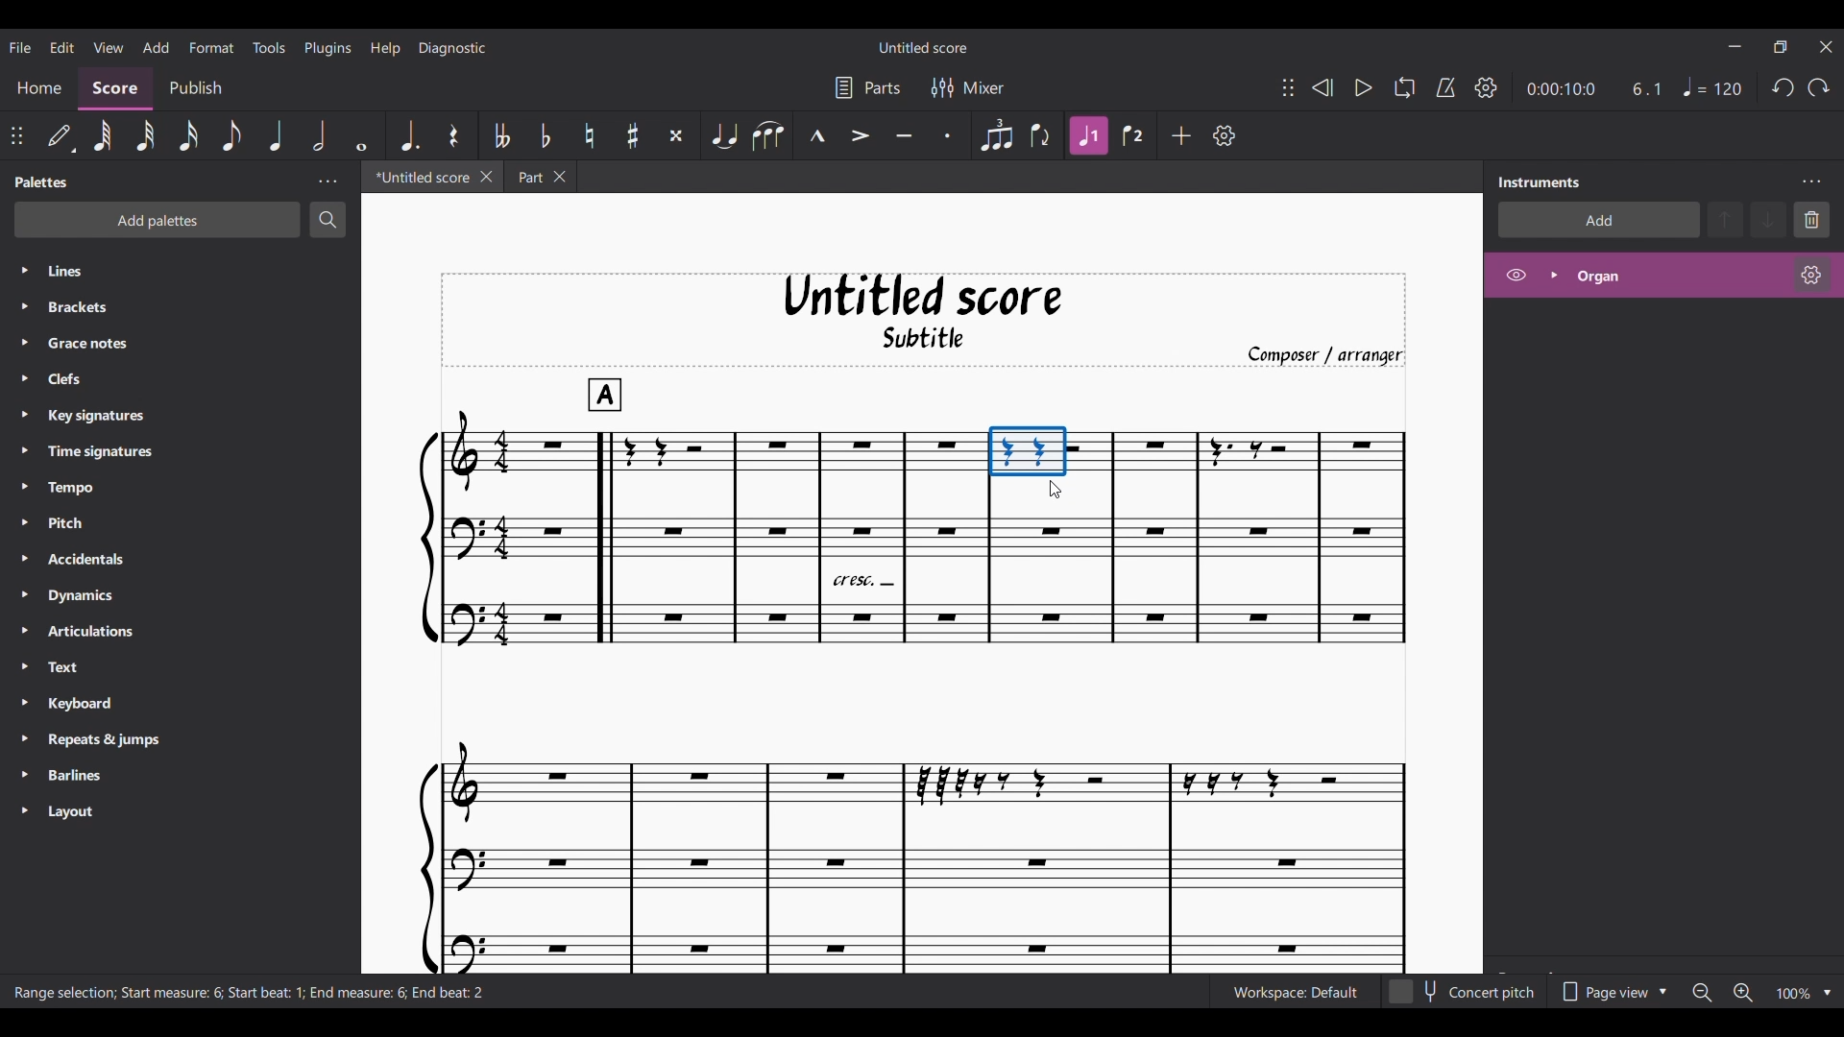 This screenshot has width=1844, height=1037. I want to click on Hide Organ on score, so click(1516, 275).